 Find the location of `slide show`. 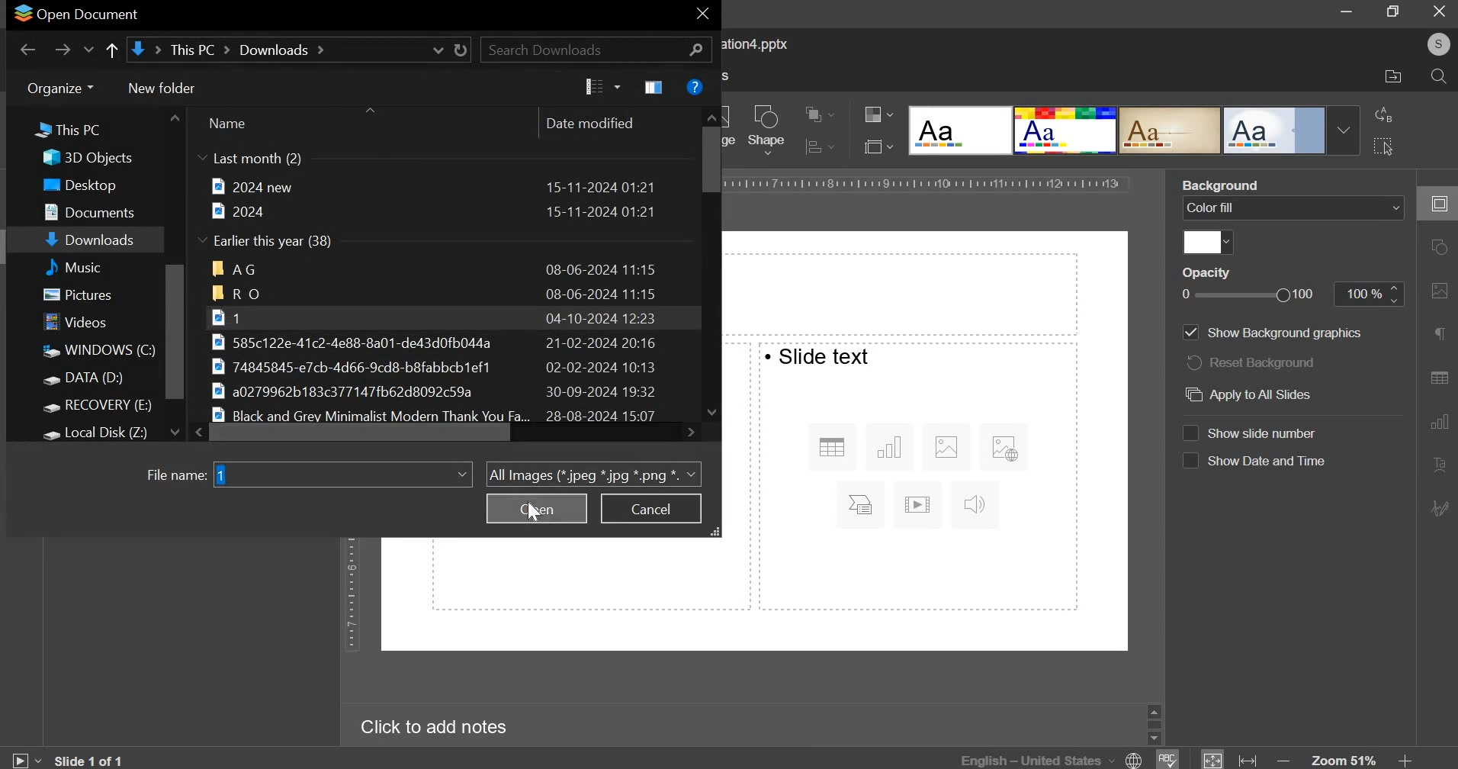

slide show is located at coordinates (24, 758).